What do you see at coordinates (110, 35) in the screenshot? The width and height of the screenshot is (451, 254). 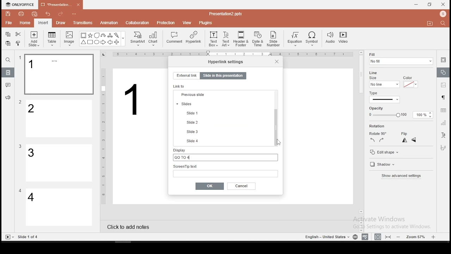 I see `Arrow triways` at bounding box center [110, 35].